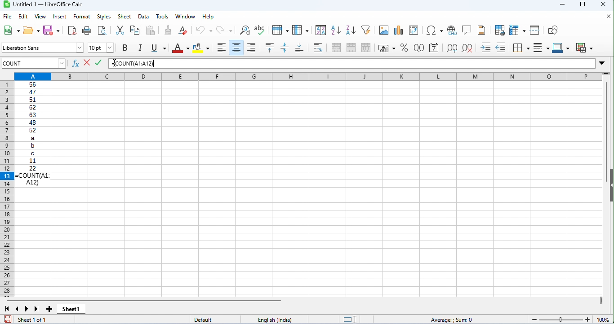 Image resolution: width=614 pixels, height=324 pixels. Describe the element at coordinates (7, 309) in the screenshot. I see `first sheet` at that location.